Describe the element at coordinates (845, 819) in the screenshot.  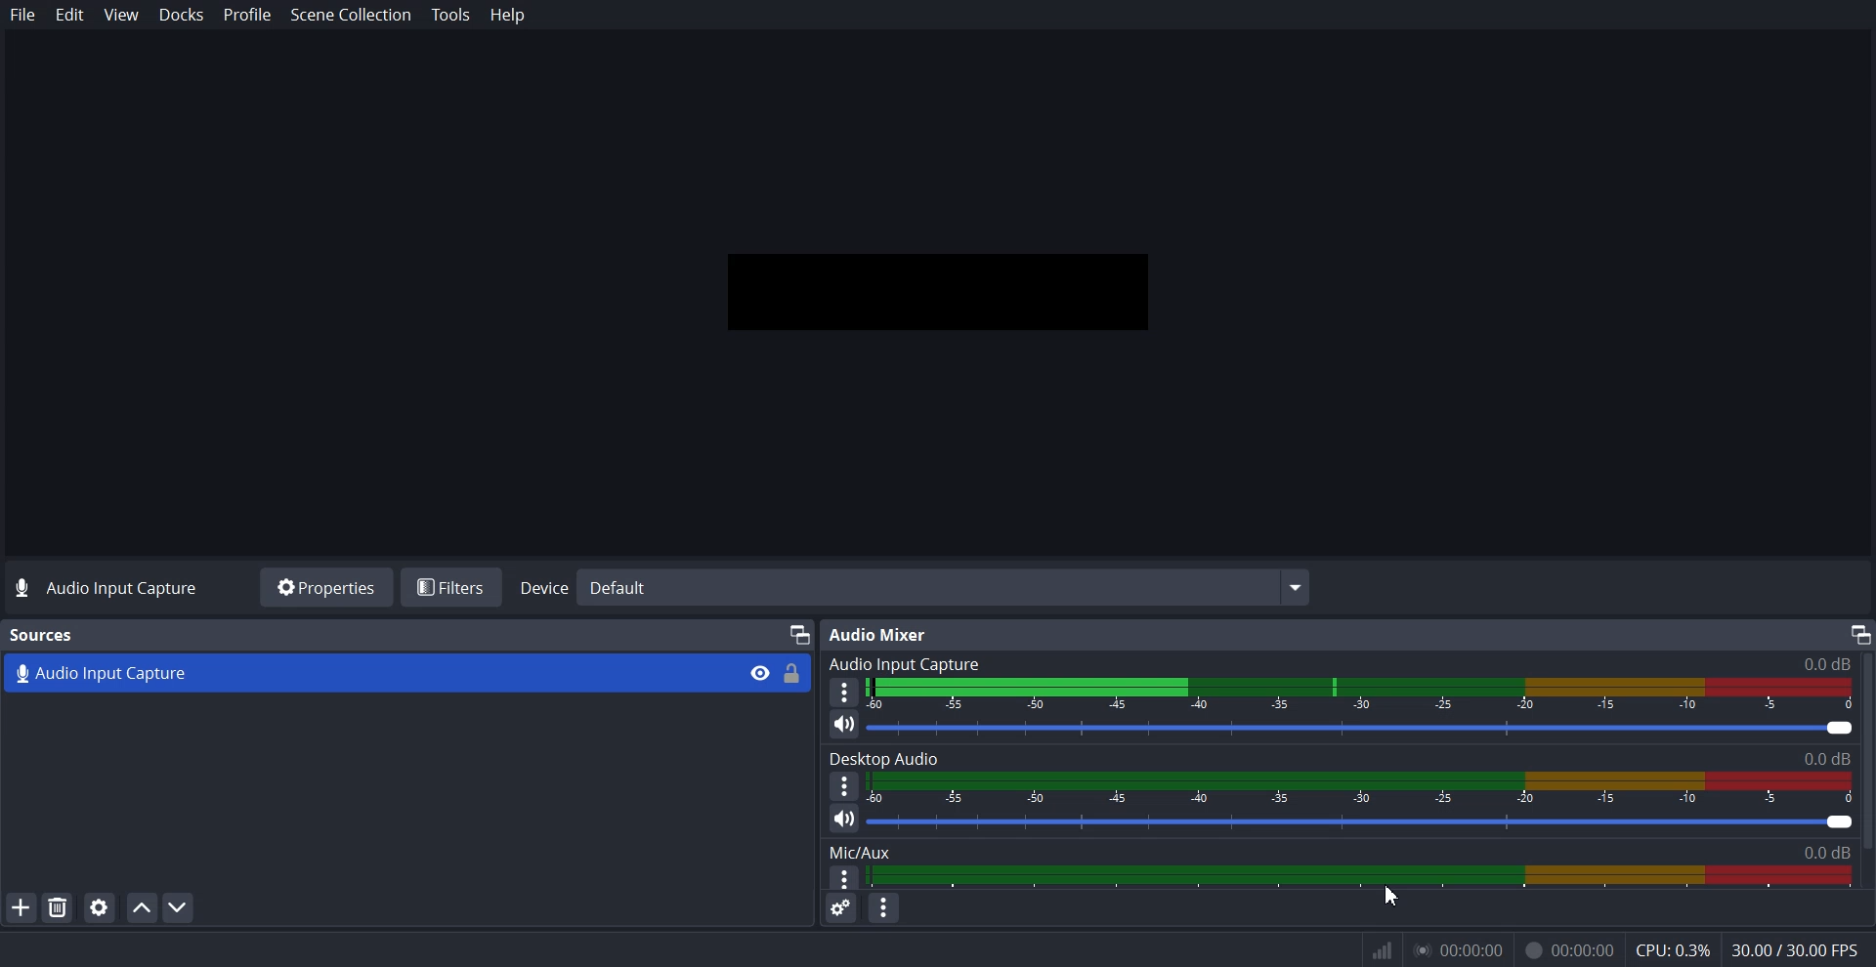
I see `Mute` at that location.